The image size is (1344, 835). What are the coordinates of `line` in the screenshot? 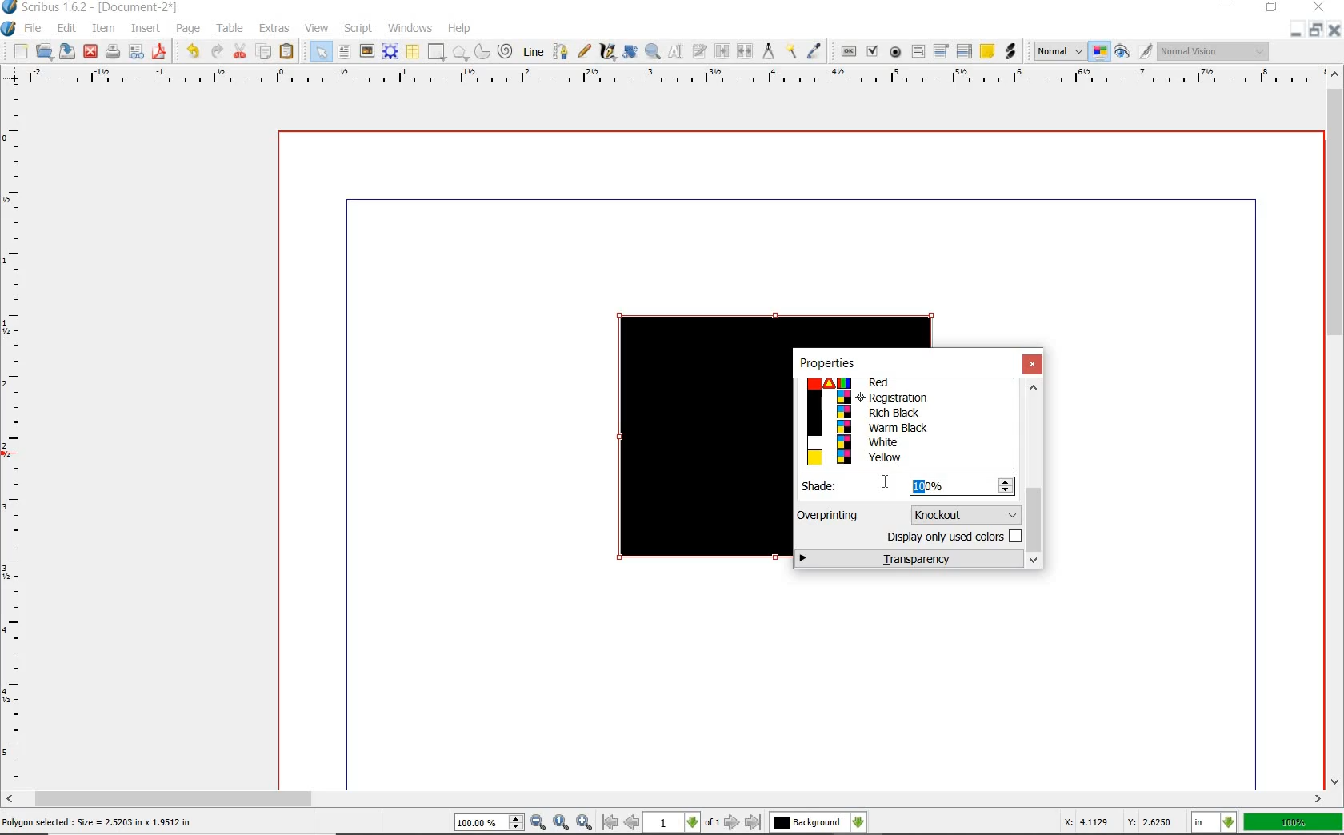 It's located at (534, 51).